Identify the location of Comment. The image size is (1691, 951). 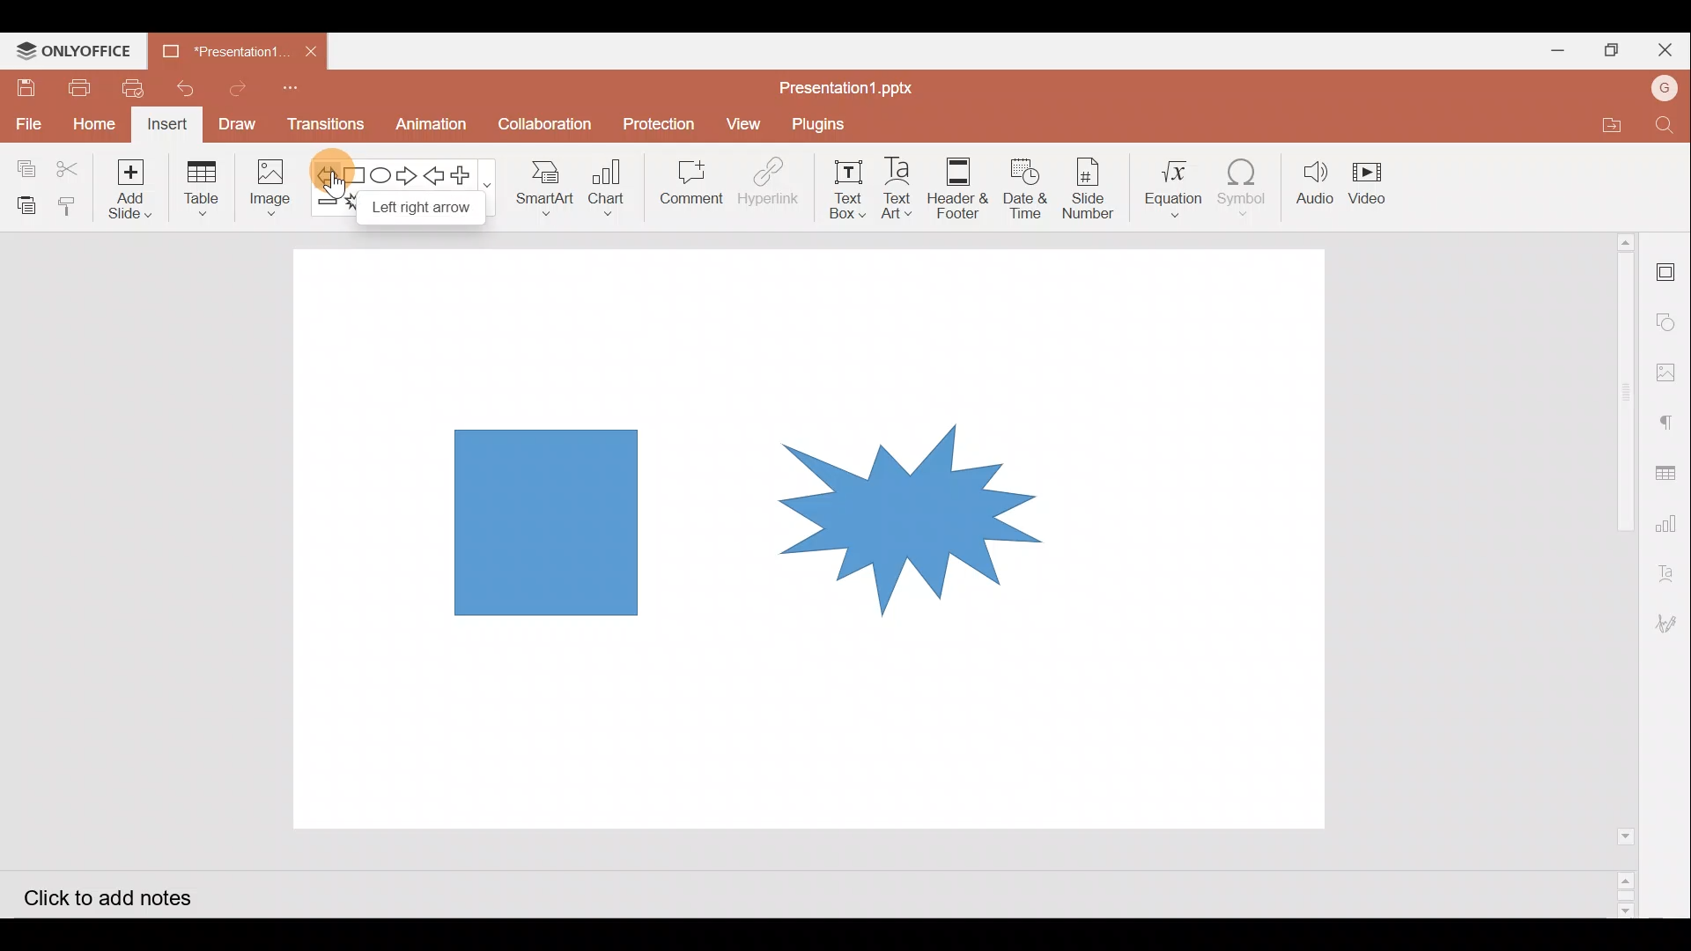
(692, 186).